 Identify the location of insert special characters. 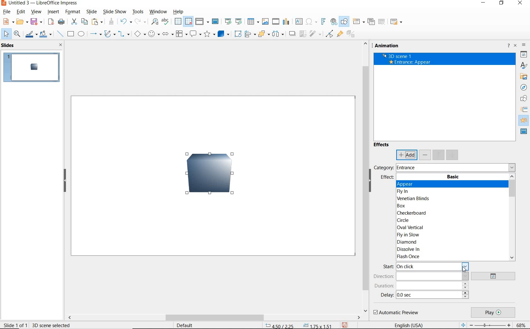
(310, 22).